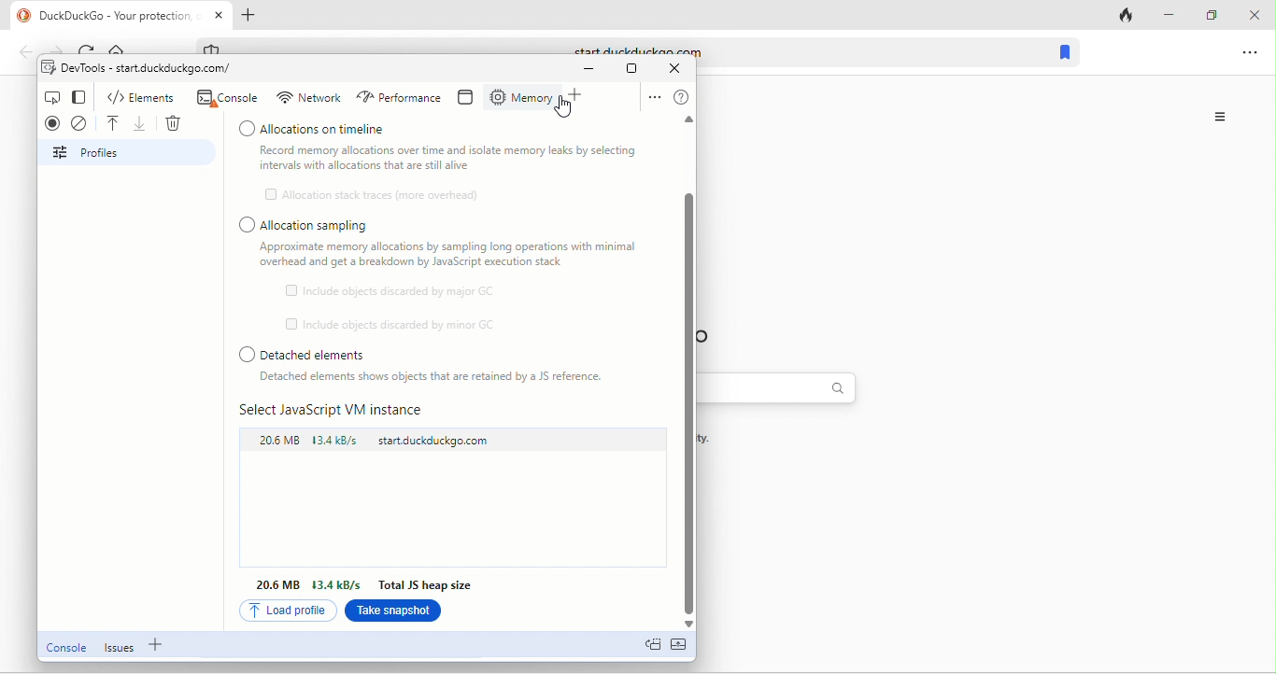 This screenshot has height=674, width=1276. I want to click on close, so click(1253, 16).